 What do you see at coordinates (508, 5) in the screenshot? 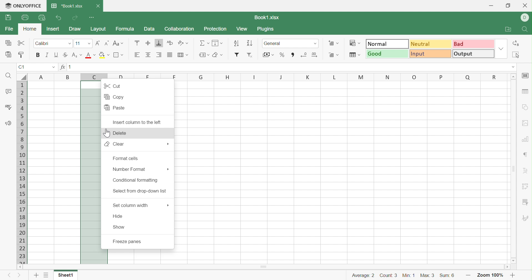
I see `Restore Down` at bounding box center [508, 5].